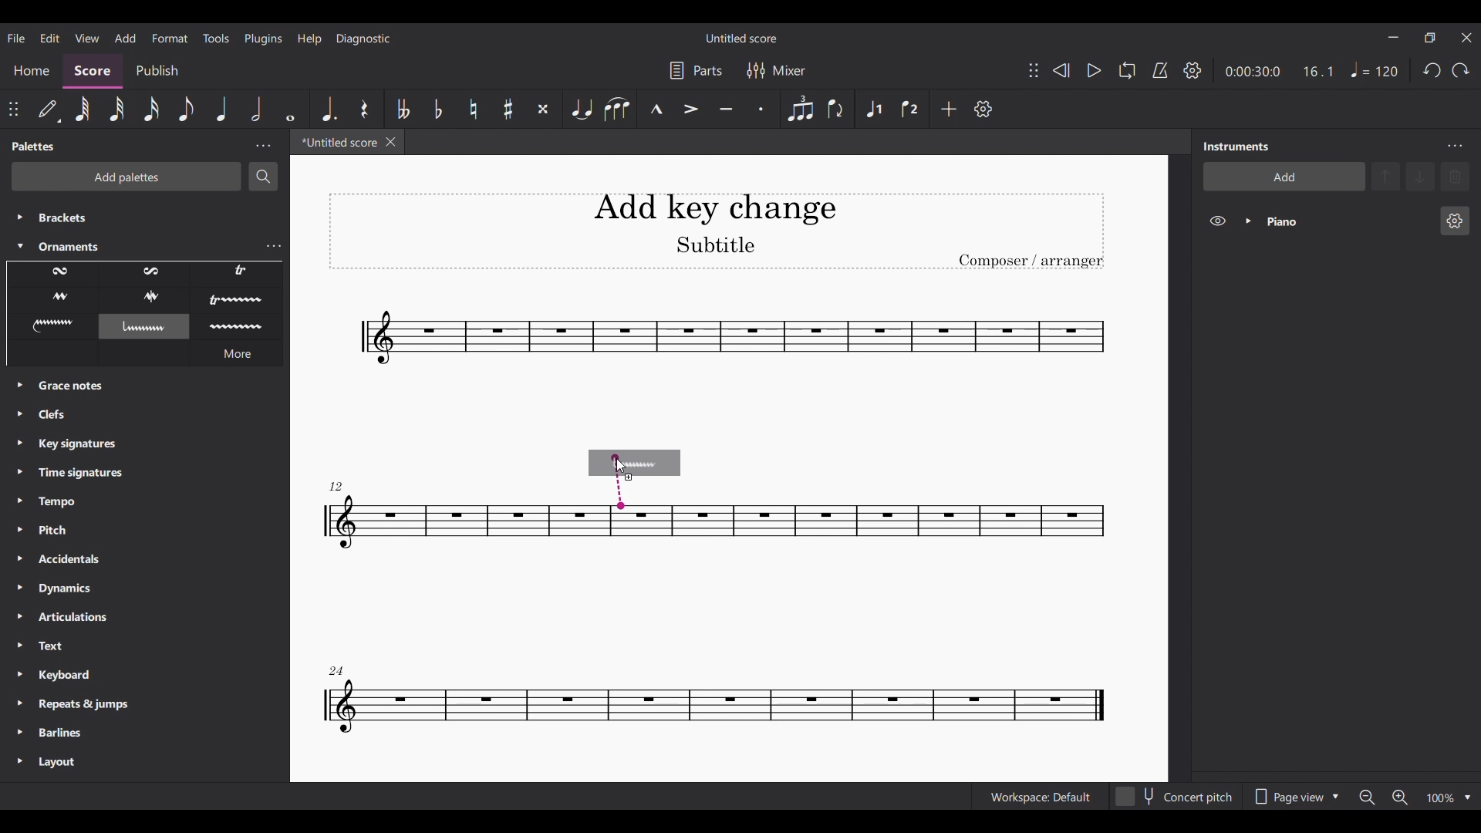  I want to click on Palette settings, so click(263, 146).